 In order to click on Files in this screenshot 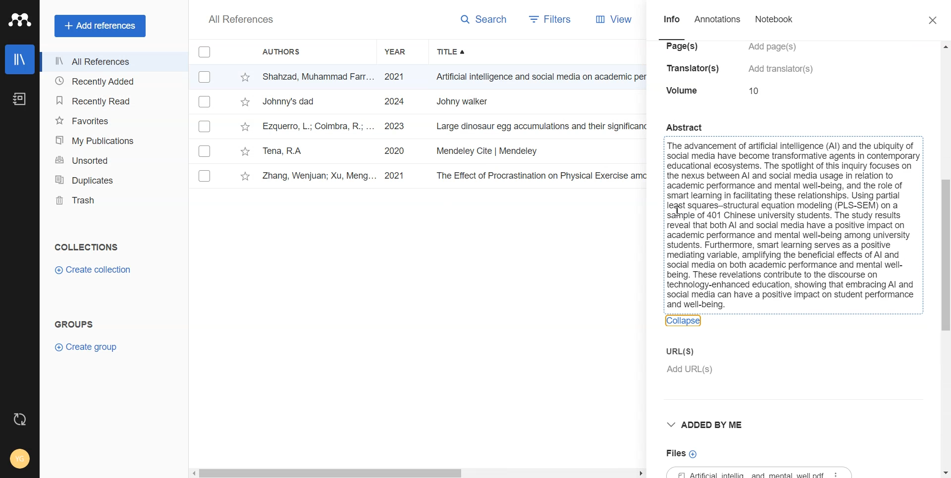, I will do `click(682, 454)`.